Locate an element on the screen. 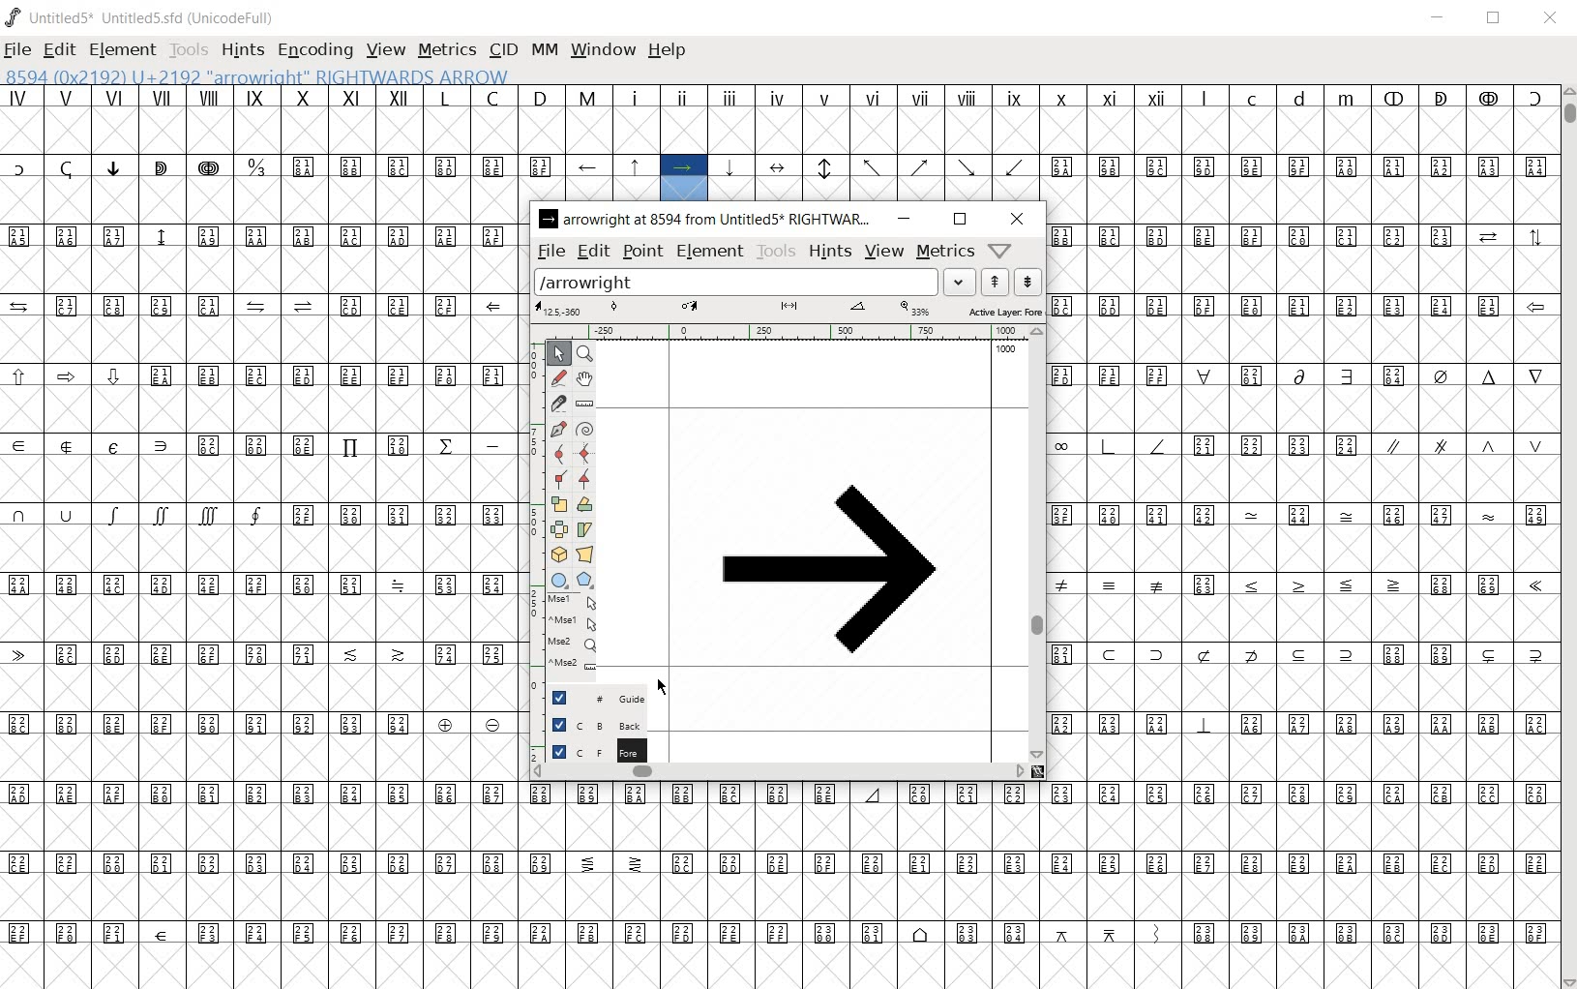 This screenshot has height=989, width=1577. scroll by hand is located at coordinates (584, 380).